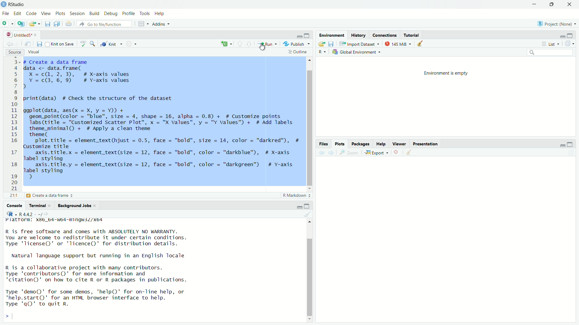 This screenshot has width=579, height=325. Describe the element at coordinates (78, 14) in the screenshot. I see `Session` at that location.